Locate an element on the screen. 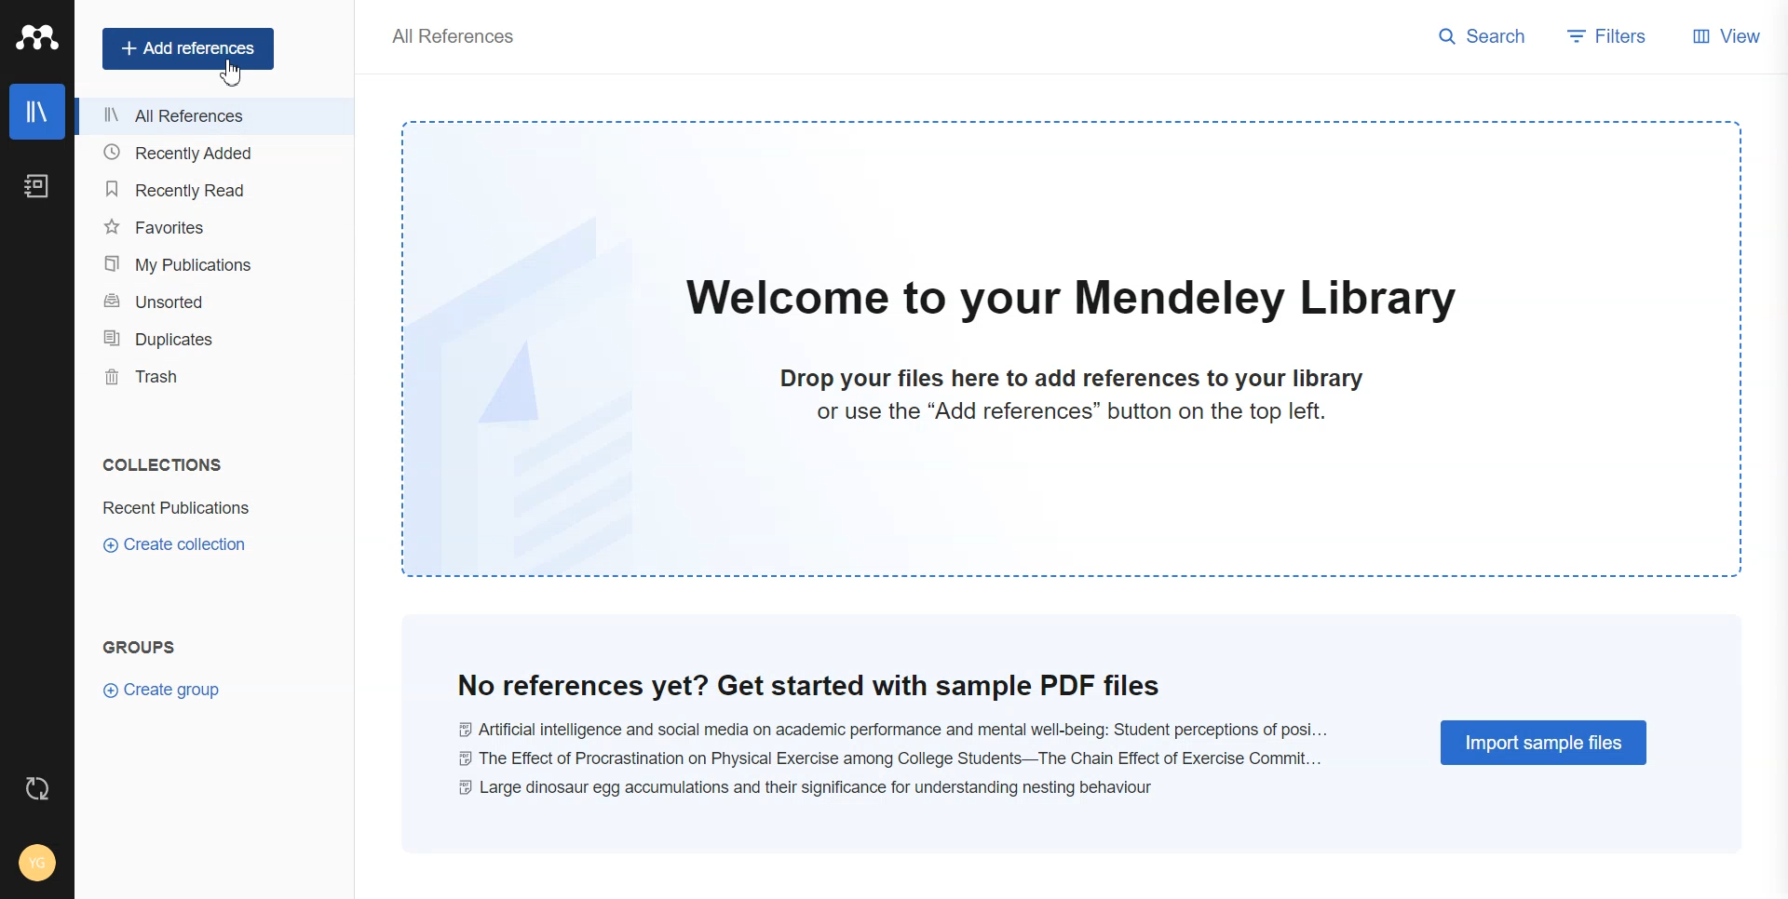  Filters is located at coordinates (1605, 36).